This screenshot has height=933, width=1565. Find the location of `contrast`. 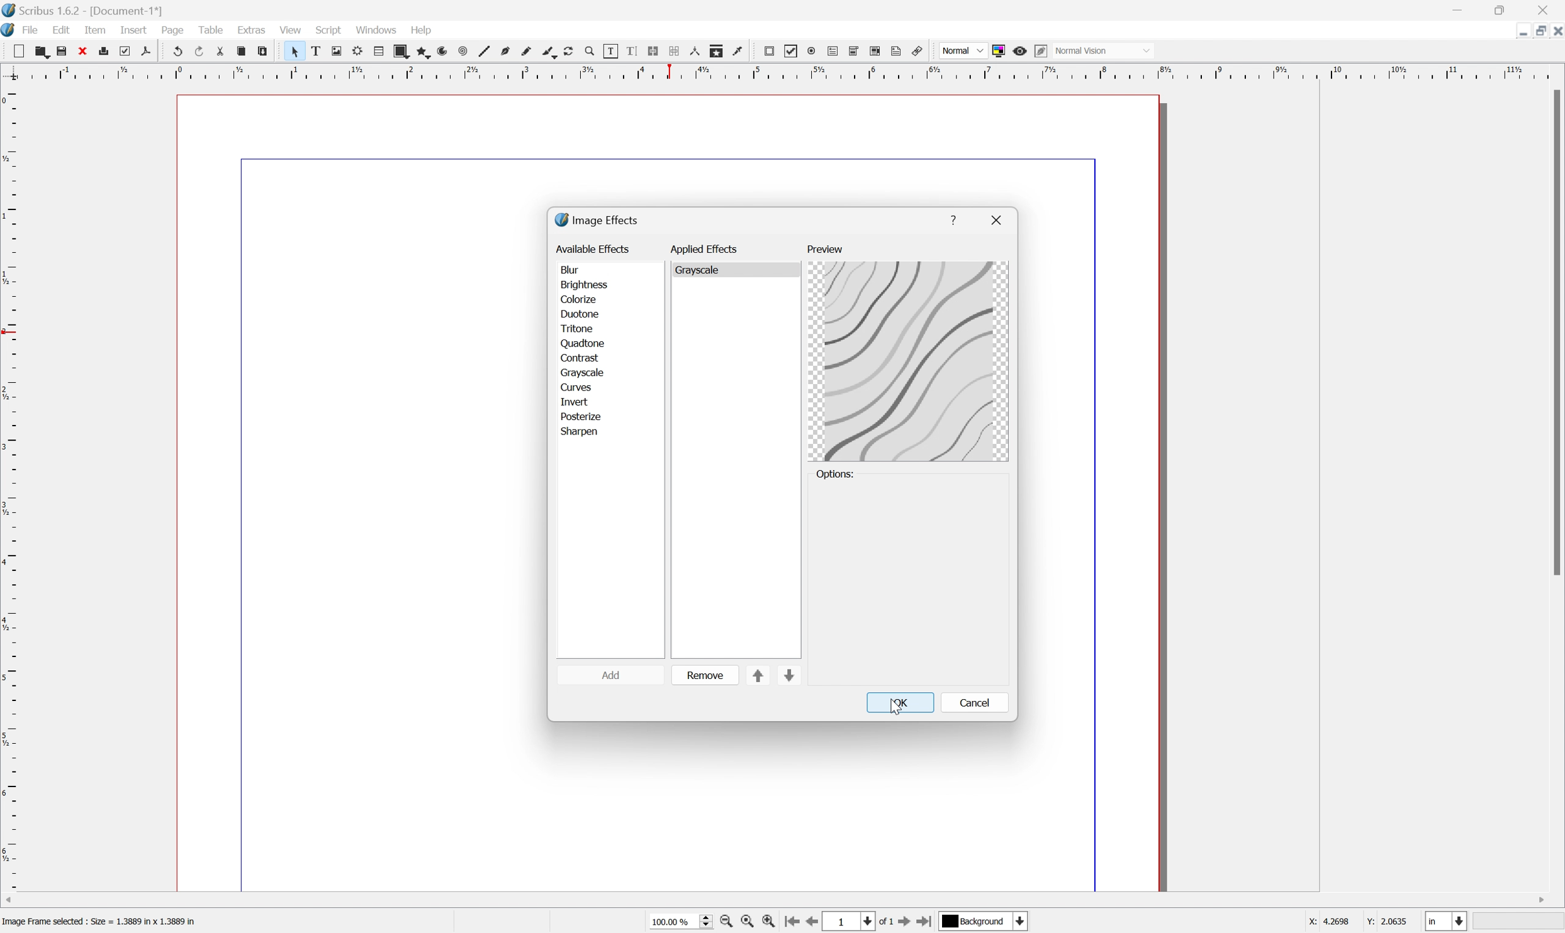

contrast is located at coordinates (581, 357).